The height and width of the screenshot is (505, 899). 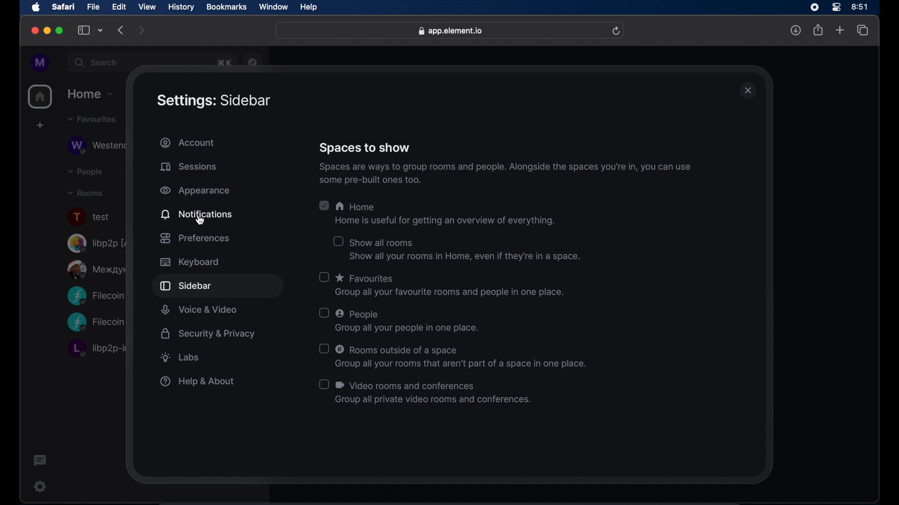 I want to click on UJ © People
Group all your people in one place., so click(x=405, y=321).